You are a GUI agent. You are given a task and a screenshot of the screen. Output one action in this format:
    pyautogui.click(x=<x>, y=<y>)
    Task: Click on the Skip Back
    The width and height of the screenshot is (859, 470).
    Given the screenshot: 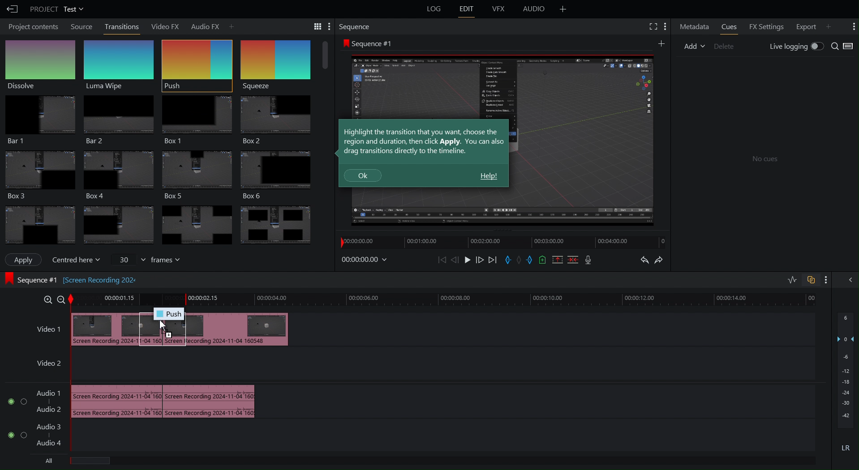 What is the action you would take?
    pyautogui.click(x=442, y=260)
    